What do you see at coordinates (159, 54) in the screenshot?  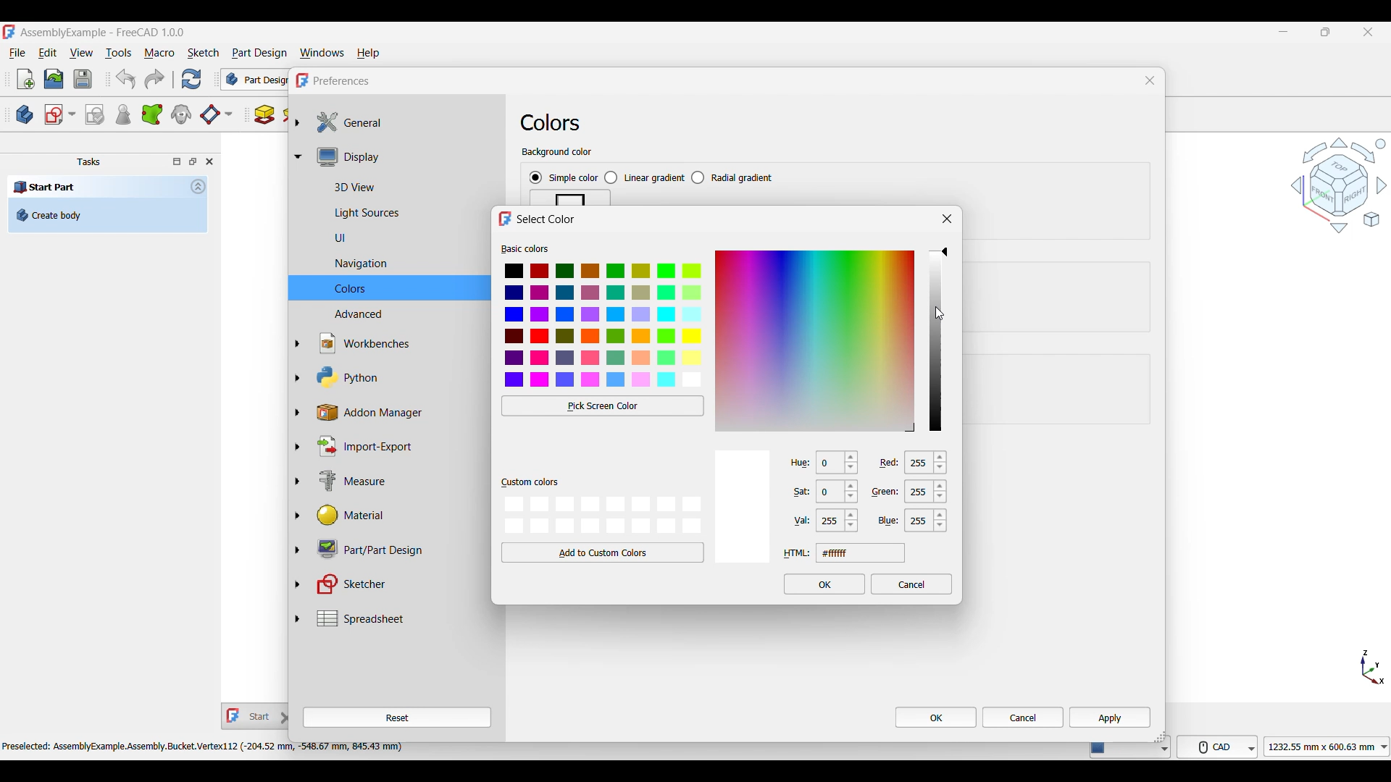 I see `Macro menu` at bounding box center [159, 54].